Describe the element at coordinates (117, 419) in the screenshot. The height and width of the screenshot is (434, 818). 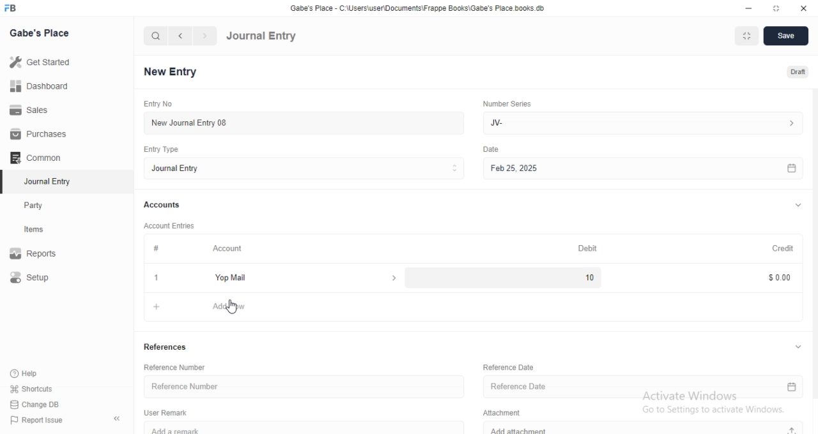
I see `collapse sidebar` at that location.